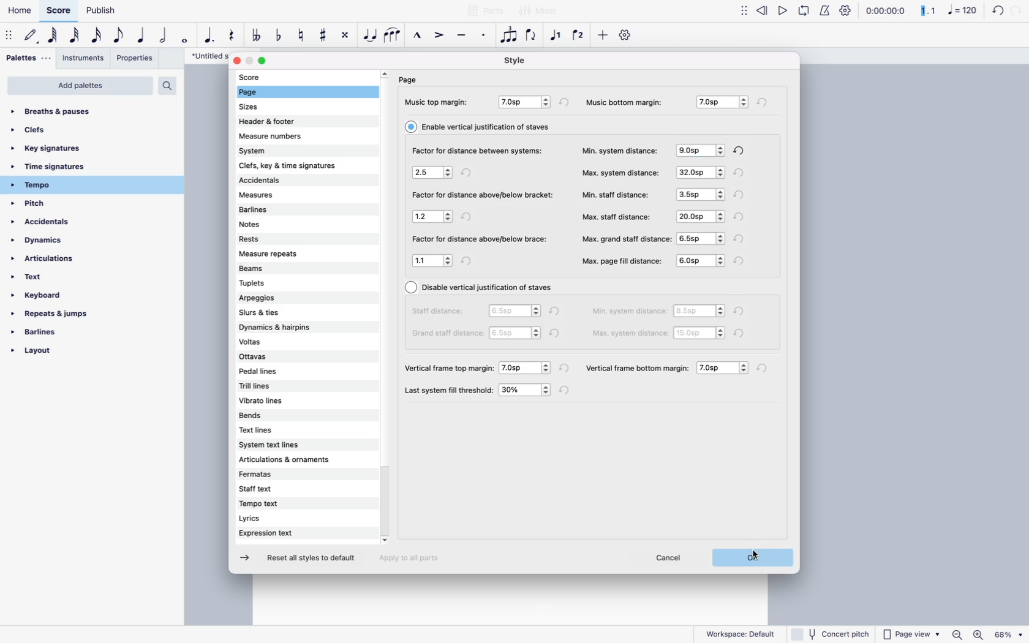  Describe the element at coordinates (700, 149) in the screenshot. I see `9.0sp` at that location.